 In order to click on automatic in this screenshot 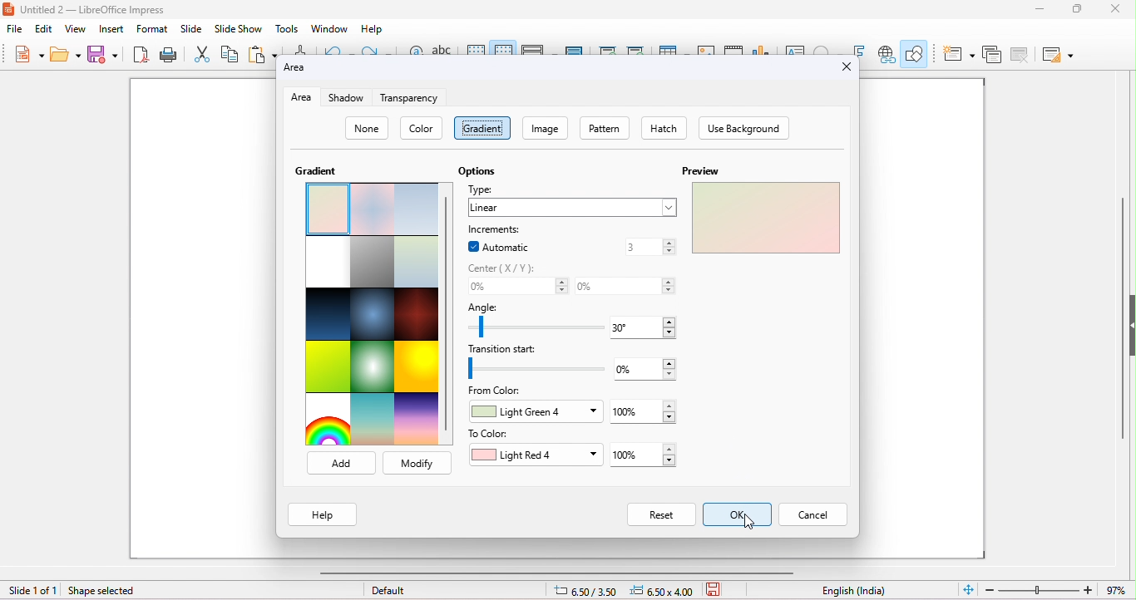, I will do `click(502, 247)`.